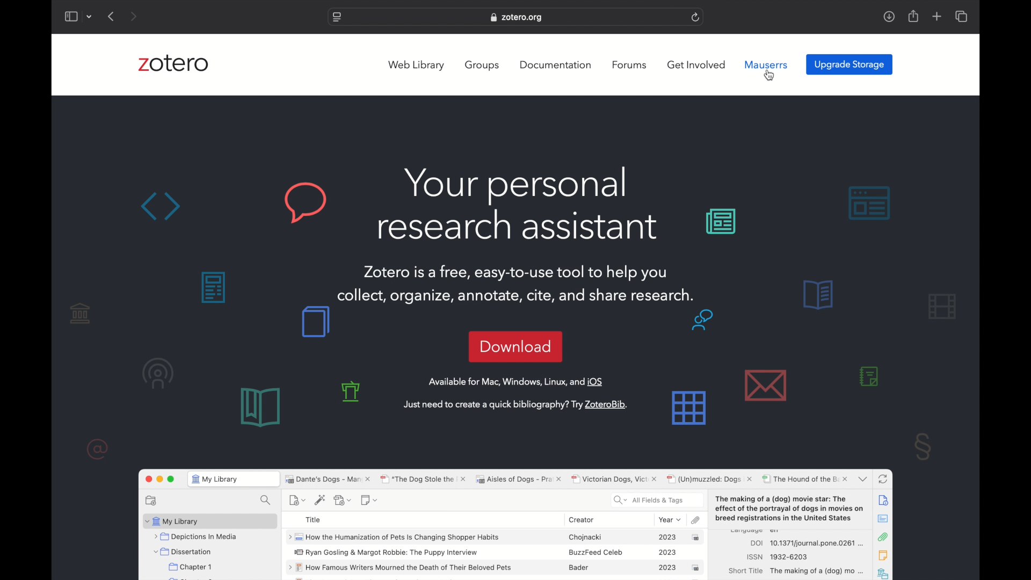 This screenshot has width=1031, height=580. Describe the element at coordinates (173, 64) in the screenshot. I see `zotero` at that location.